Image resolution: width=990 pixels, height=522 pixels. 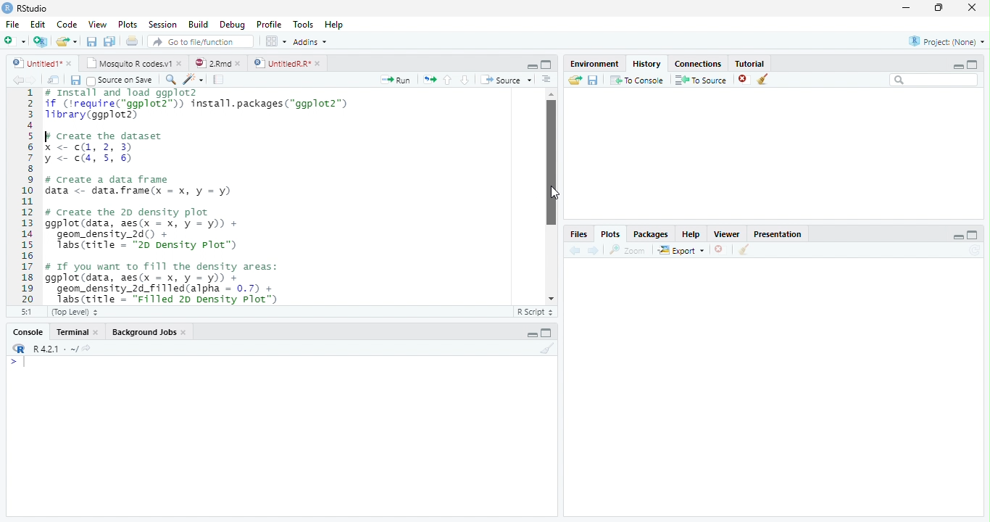 I want to click on Scrollbar up, so click(x=549, y=94).